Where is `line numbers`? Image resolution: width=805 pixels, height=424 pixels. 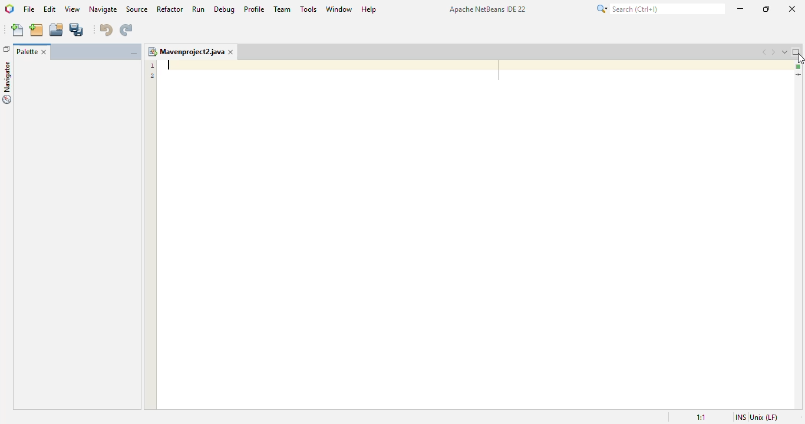
line numbers is located at coordinates (153, 71).